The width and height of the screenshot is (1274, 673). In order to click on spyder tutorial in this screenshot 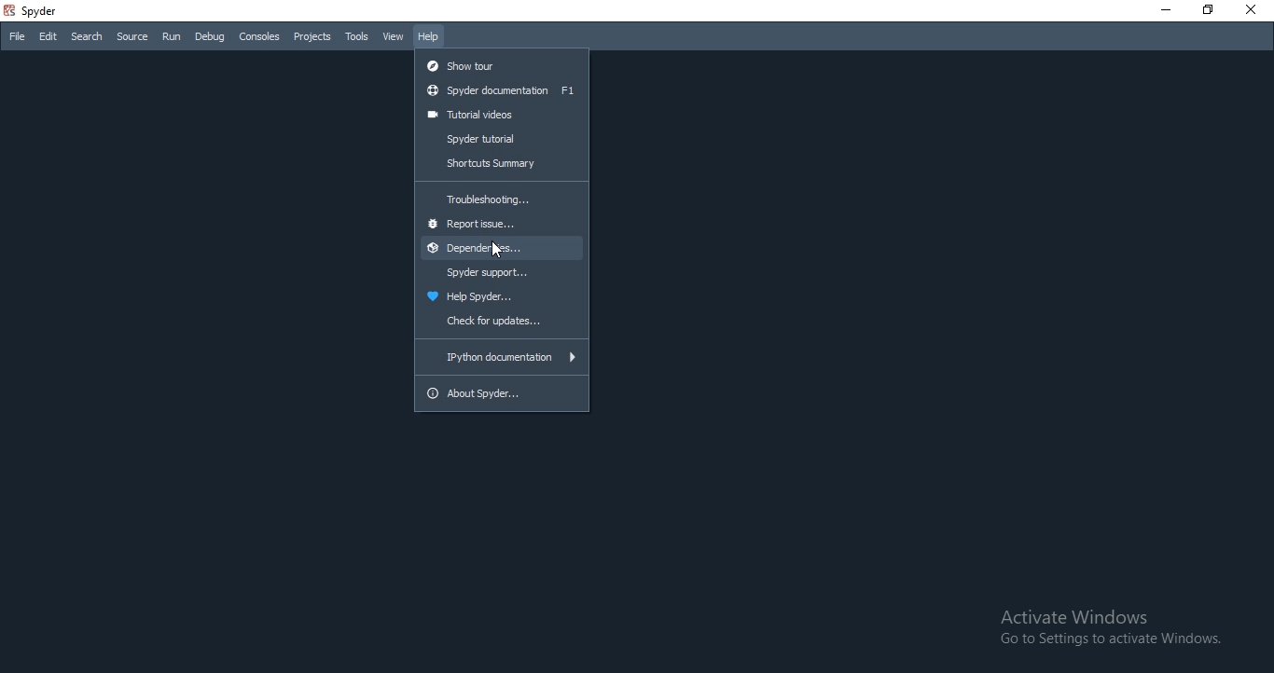, I will do `click(501, 139)`.